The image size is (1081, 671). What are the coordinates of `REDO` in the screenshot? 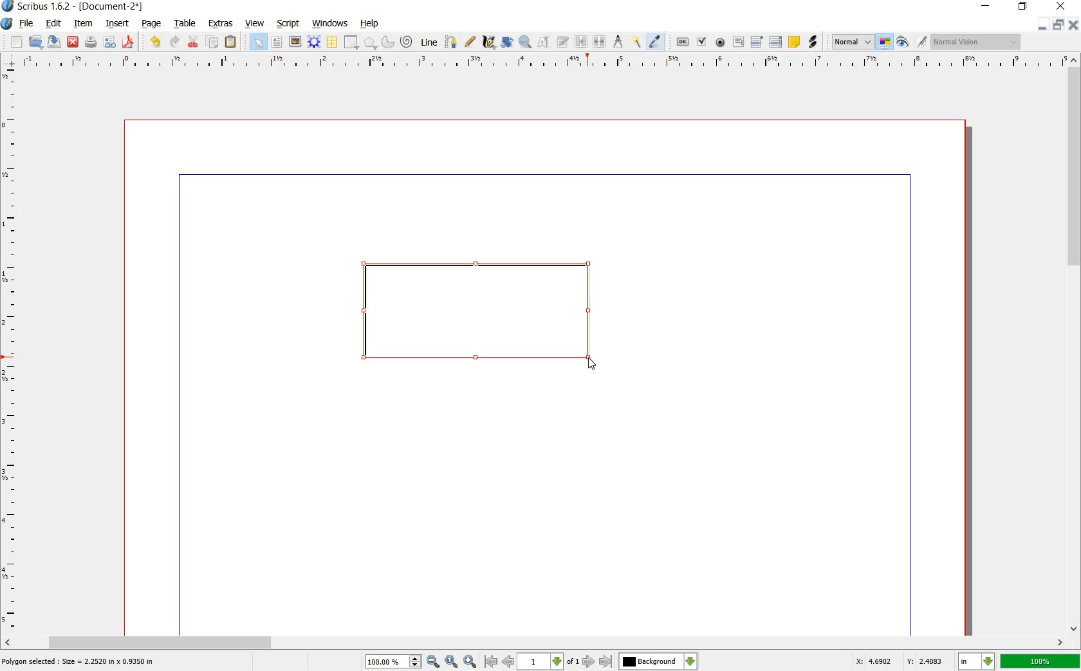 It's located at (175, 42).